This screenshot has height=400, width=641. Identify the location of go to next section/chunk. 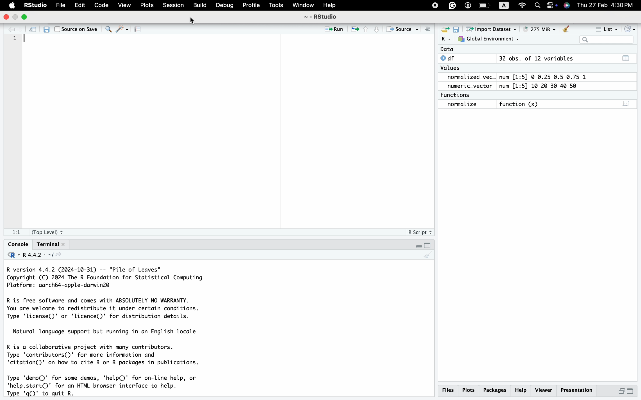
(378, 31).